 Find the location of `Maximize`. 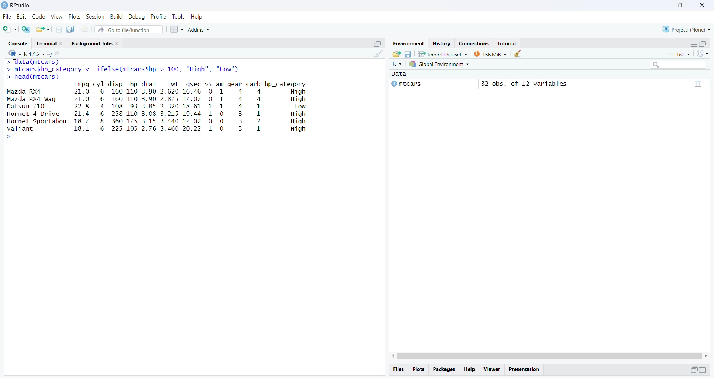

Maximize is located at coordinates (705, 370).